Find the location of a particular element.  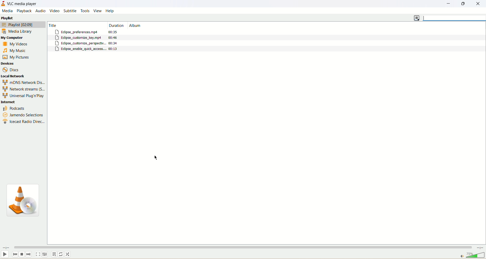

playlist is located at coordinates (54, 254).